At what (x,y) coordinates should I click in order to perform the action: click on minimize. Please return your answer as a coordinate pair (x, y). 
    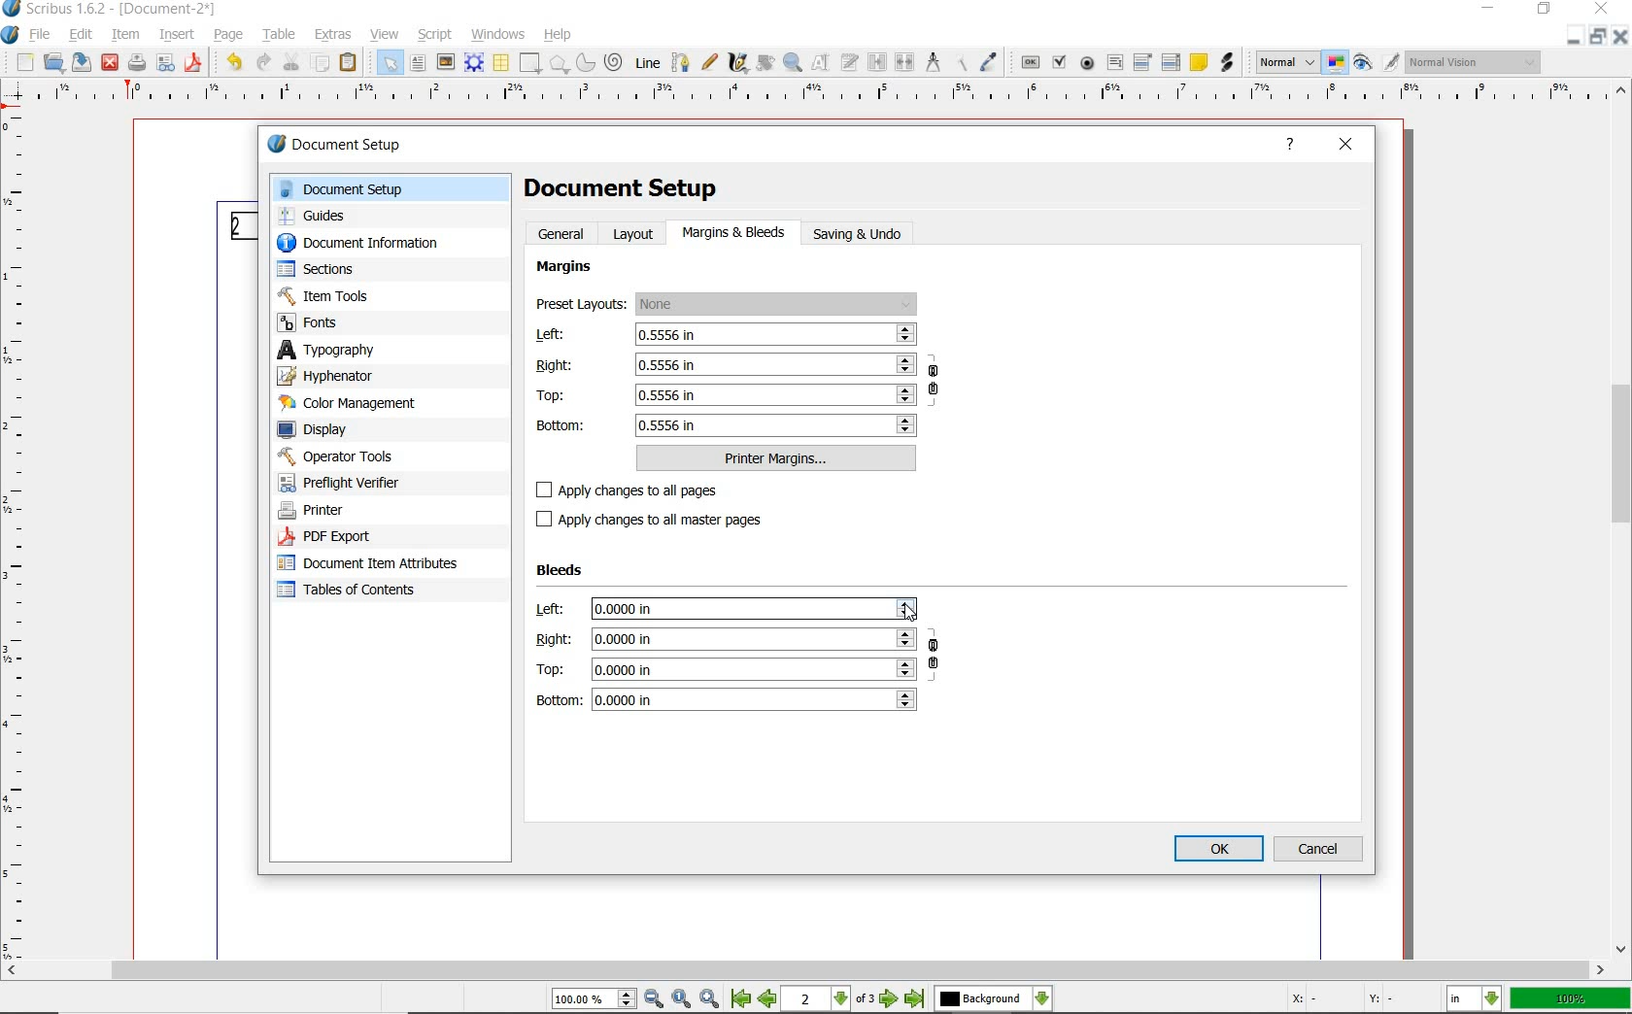
    Looking at the image, I should click on (1485, 9).